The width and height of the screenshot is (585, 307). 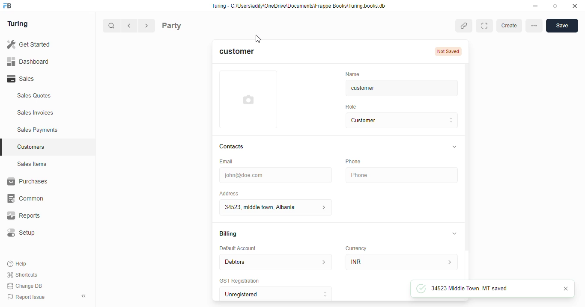 What do you see at coordinates (50, 113) in the screenshot?
I see `Sales Invoices` at bounding box center [50, 113].